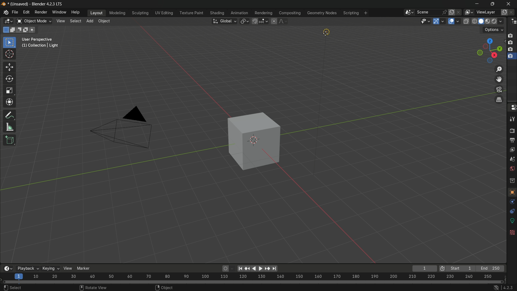  What do you see at coordinates (512, 262) in the screenshot?
I see `texture` at bounding box center [512, 262].